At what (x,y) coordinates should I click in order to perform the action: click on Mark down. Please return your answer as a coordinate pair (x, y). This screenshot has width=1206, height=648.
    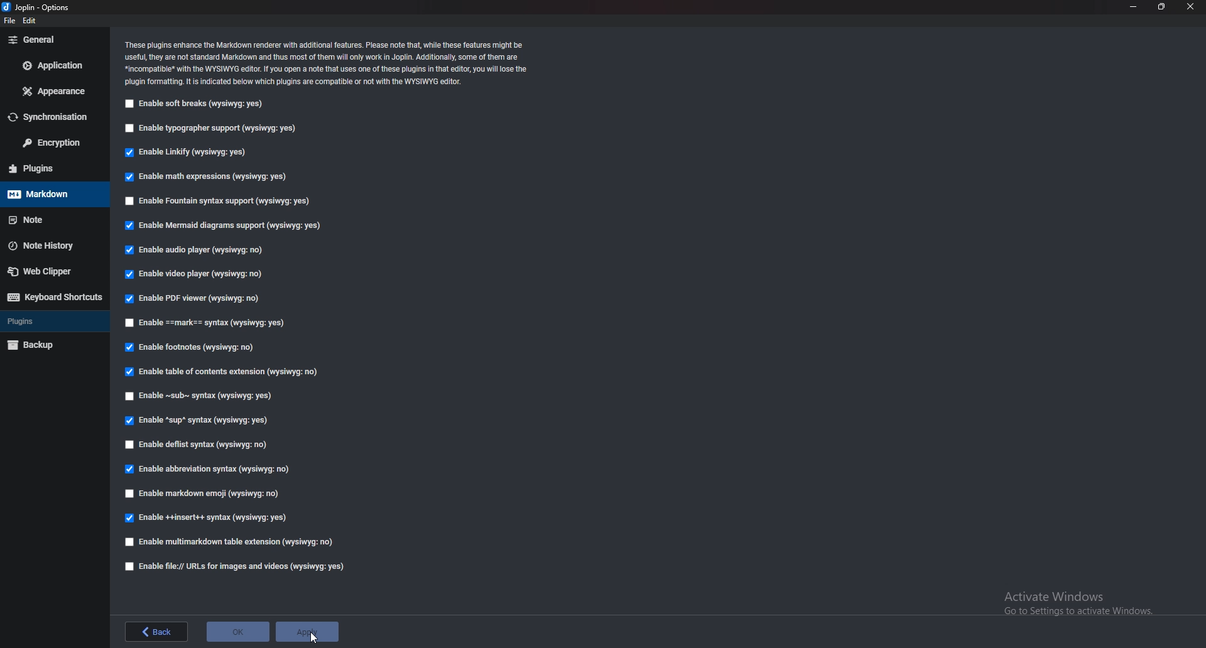
    Looking at the image, I should click on (50, 194).